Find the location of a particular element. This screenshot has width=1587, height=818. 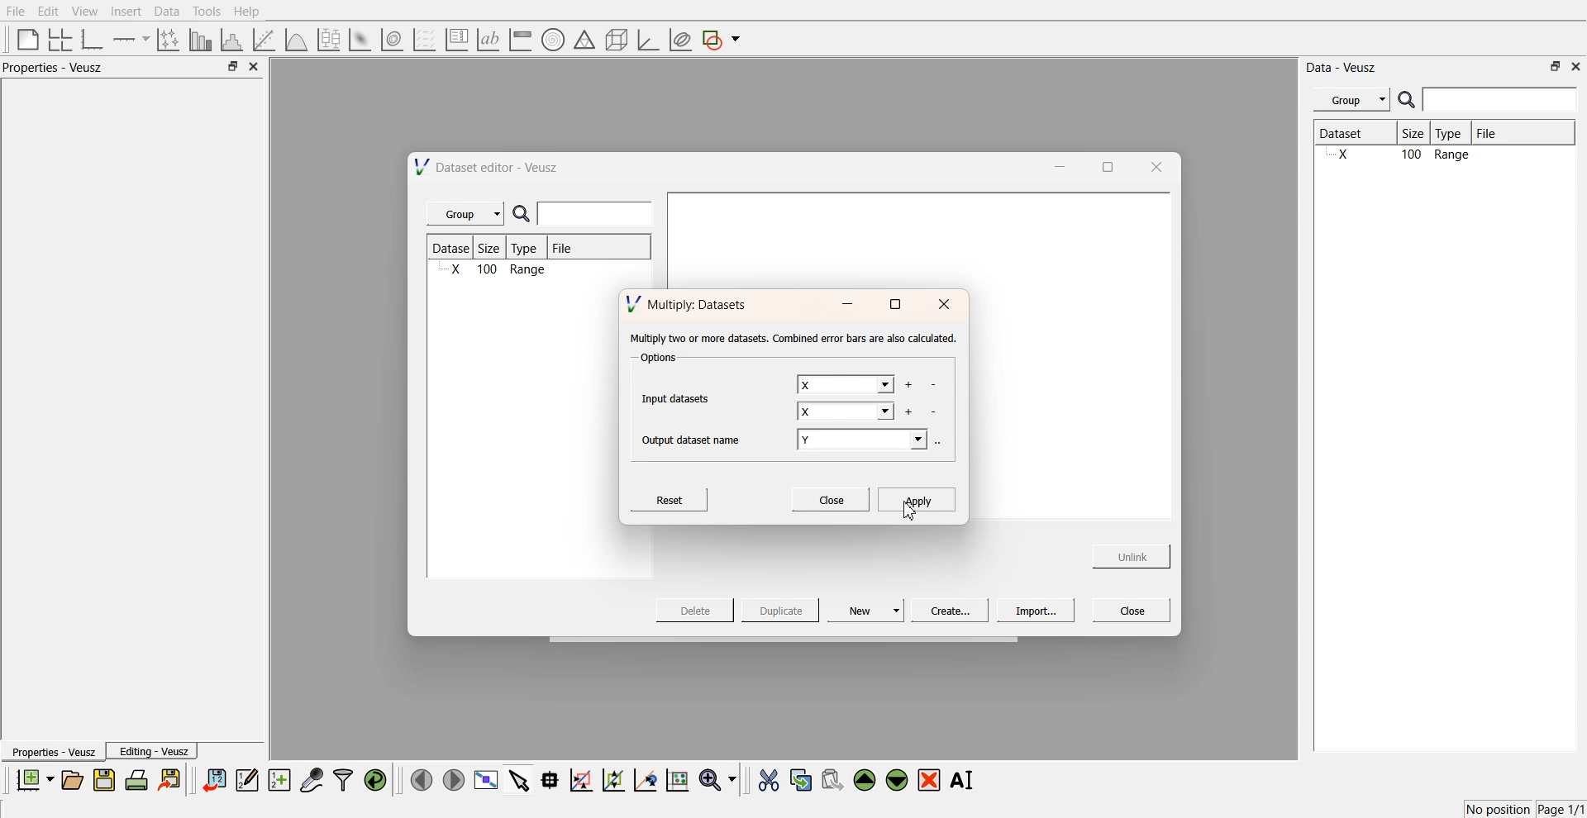

base graphs is located at coordinates (93, 39).